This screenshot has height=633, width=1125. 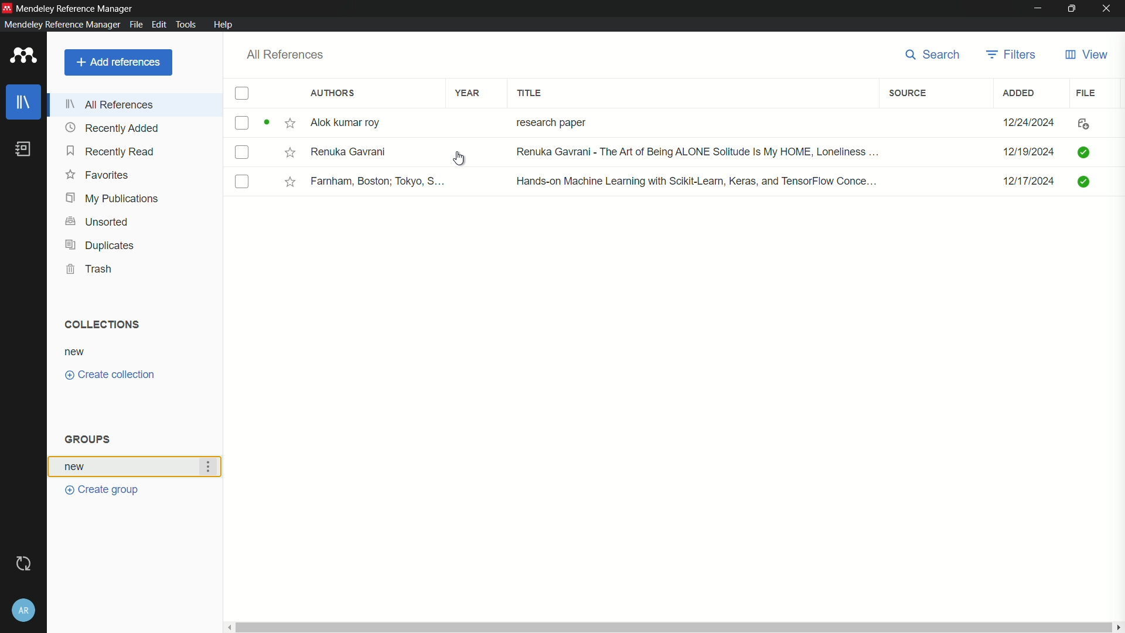 What do you see at coordinates (76, 466) in the screenshot?
I see `group created` at bounding box center [76, 466].